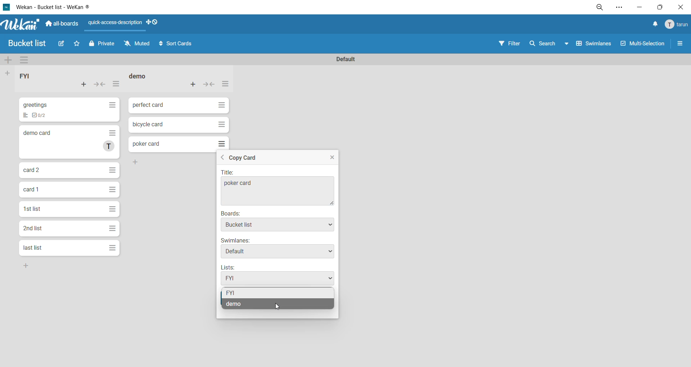  What do you see at coordinates (101, 45) in the screenshot?
I see `private` at bounding box center [101, 45].